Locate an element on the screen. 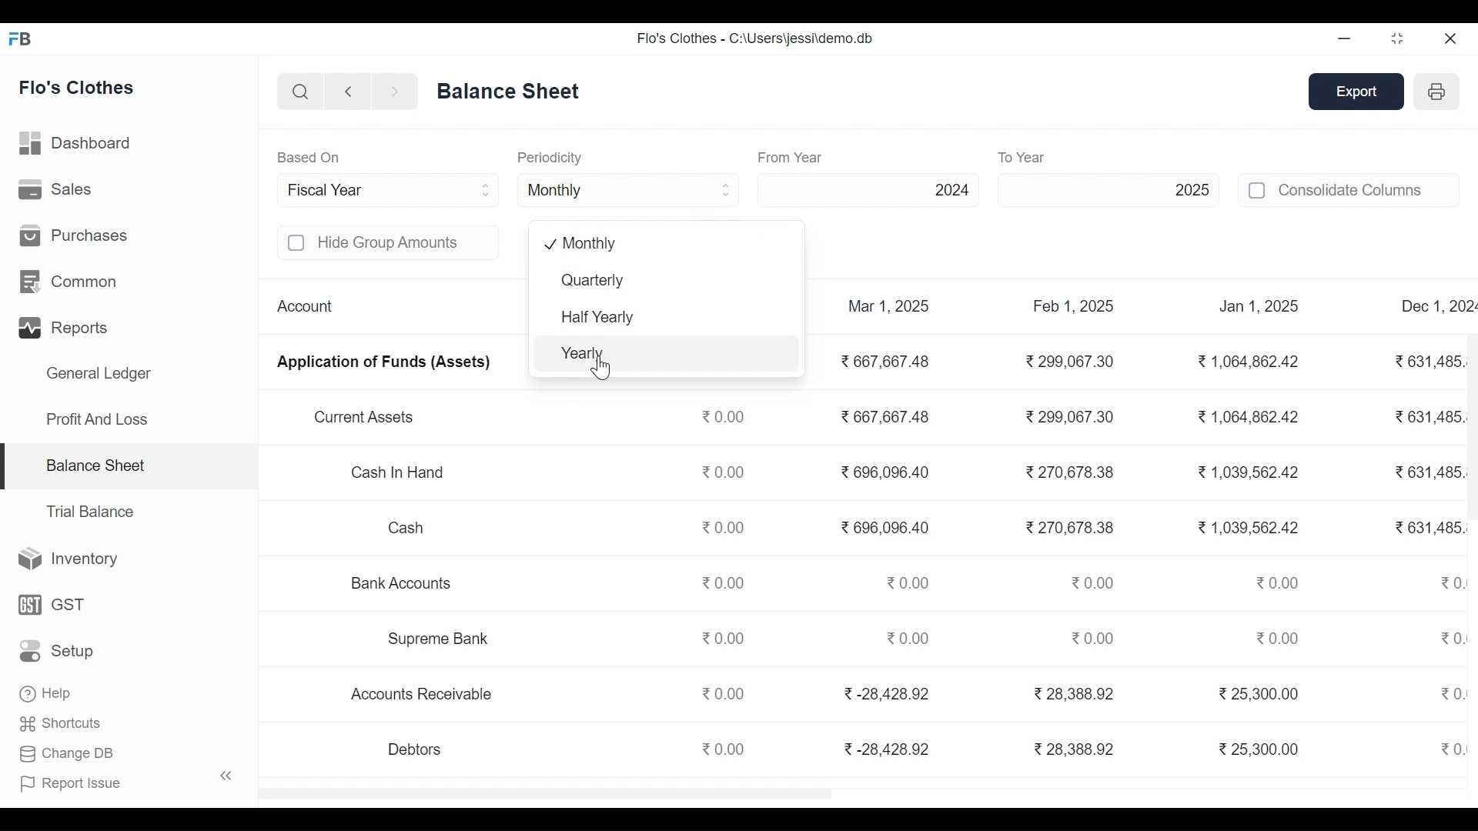 The height and width of the screenshot is (831, 1478). Based On is located at coordinates (309, 157).